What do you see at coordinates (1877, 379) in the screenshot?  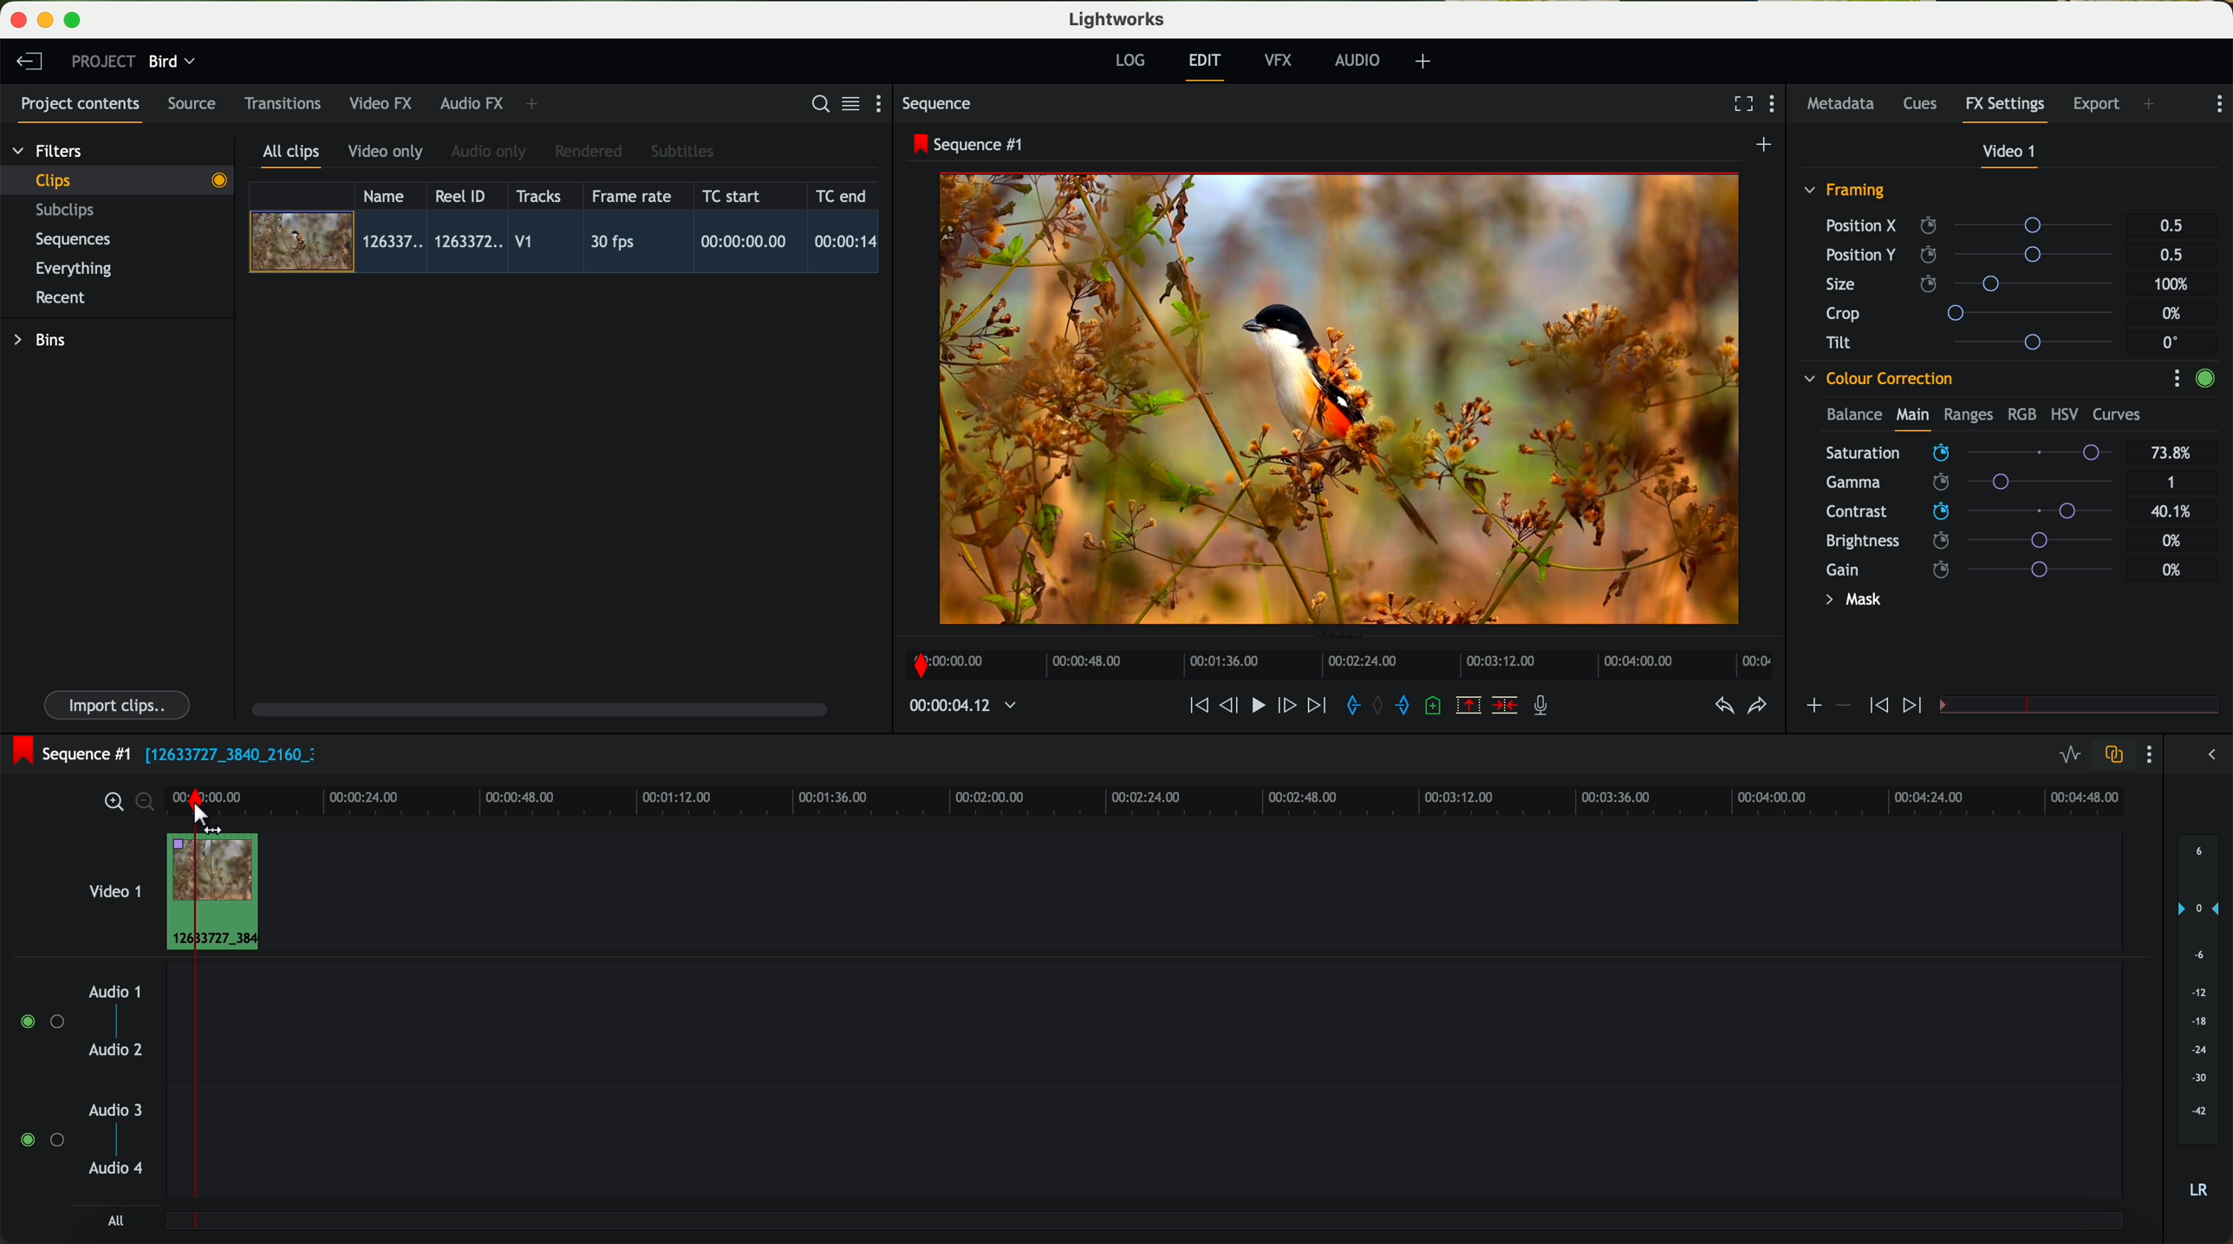 I see `colour correction` at bounding box center [1877, 379].